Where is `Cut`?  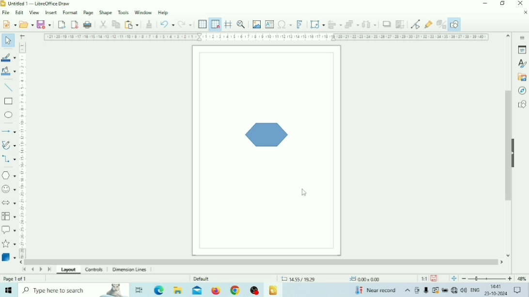 Cut is located at coordinates (103, 25).